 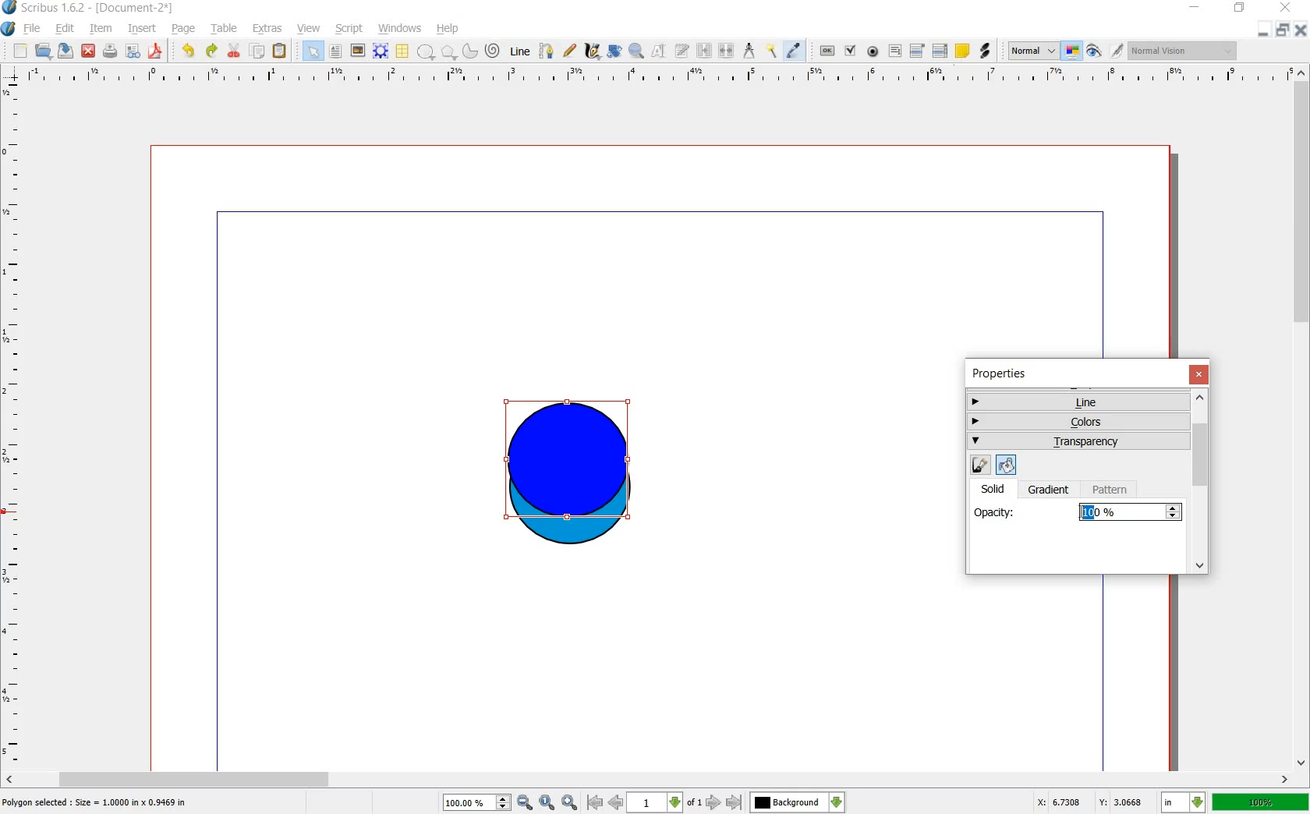 I want to click on zoom in or out, so click(x=636, y=53).